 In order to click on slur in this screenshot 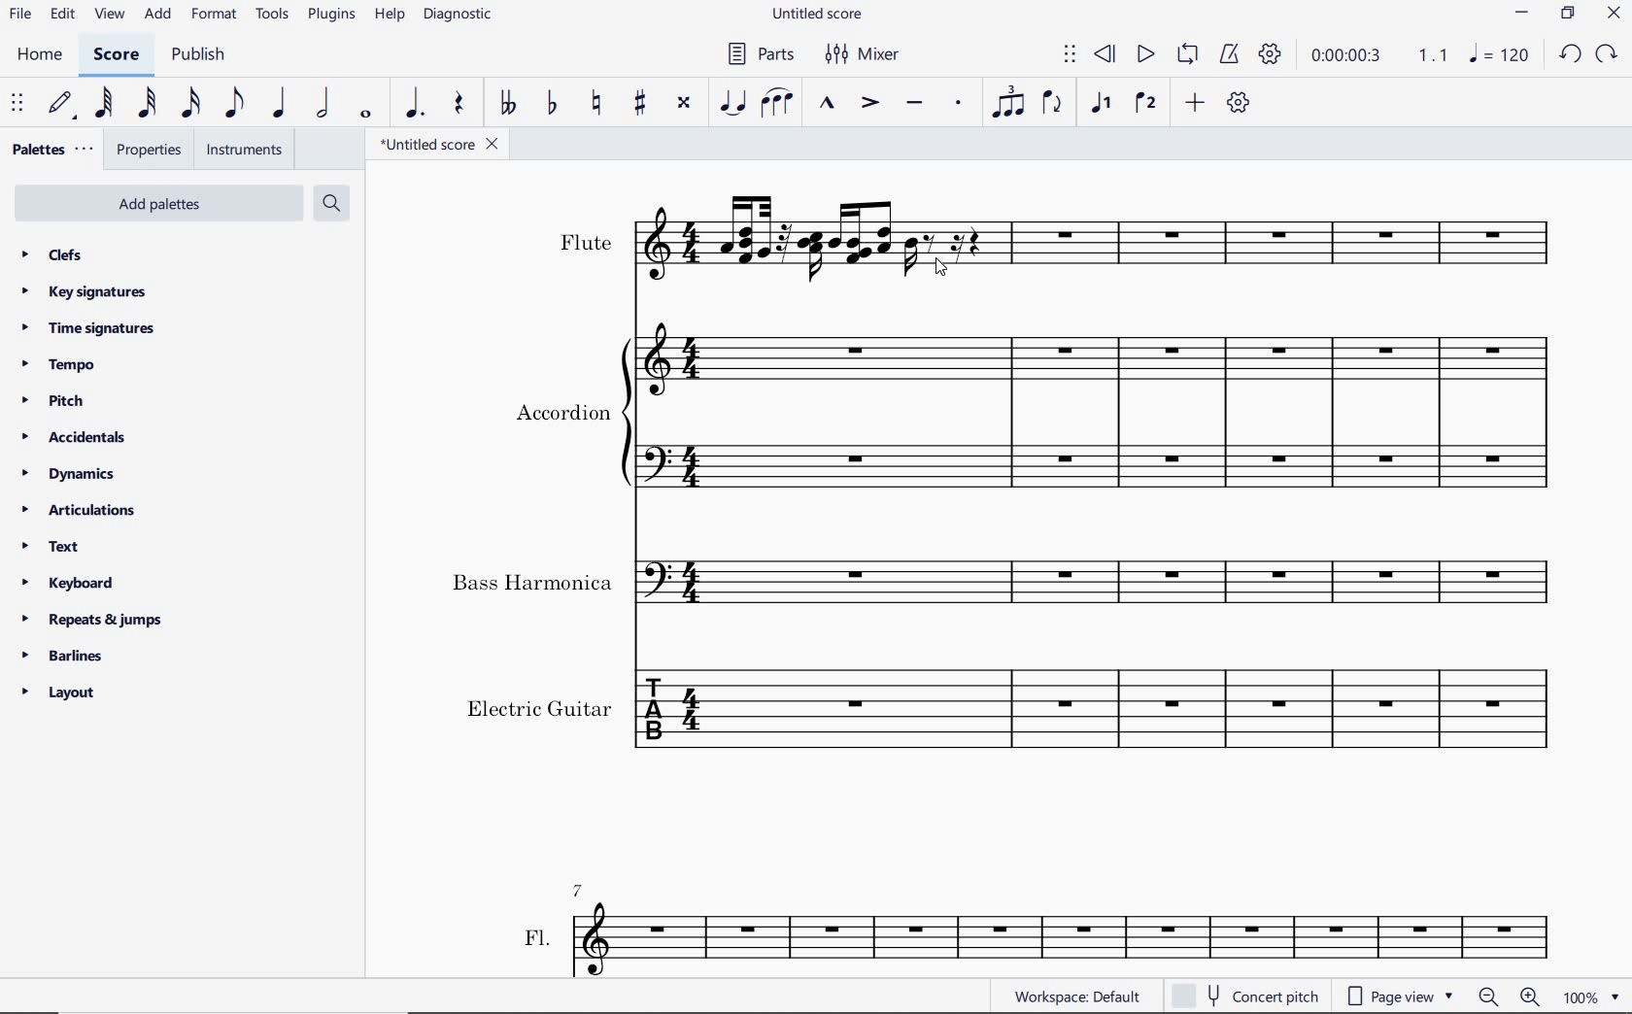, I will do `click(777, 104)`.